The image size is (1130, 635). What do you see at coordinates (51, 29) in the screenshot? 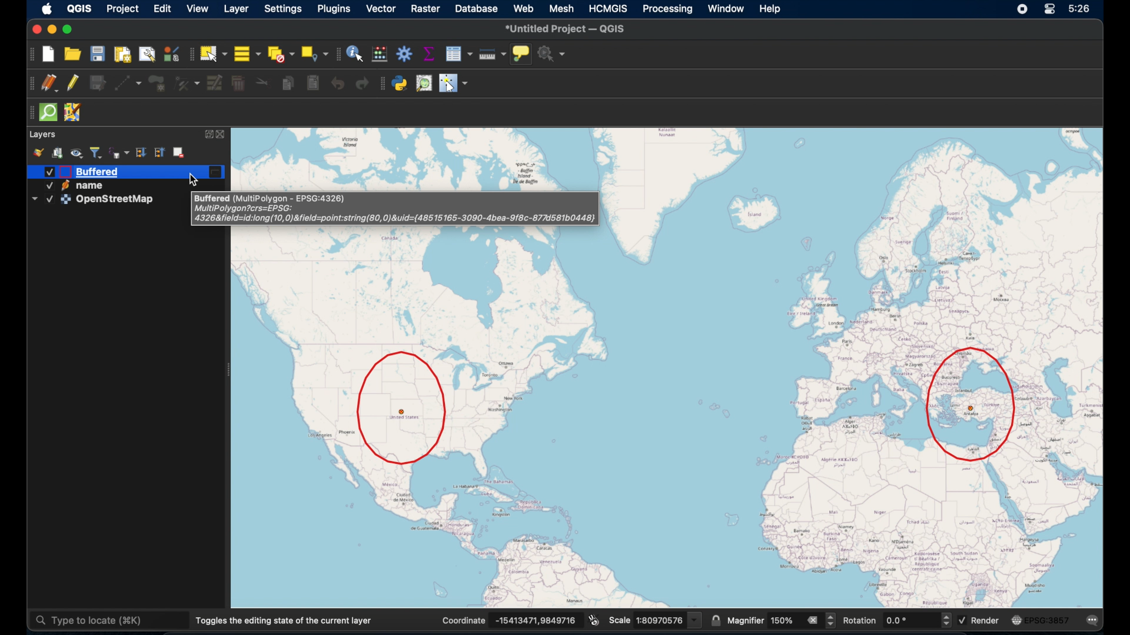
I see `minimize` at bounding box center [51, 29].